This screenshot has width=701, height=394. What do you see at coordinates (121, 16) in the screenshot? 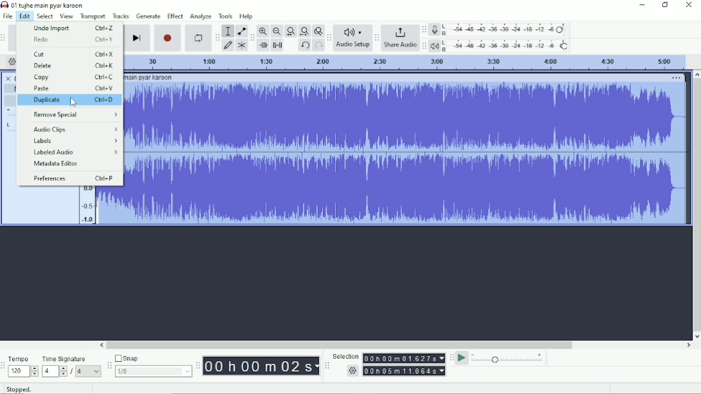
I see `Tracks` at bounding box center [121, 16].